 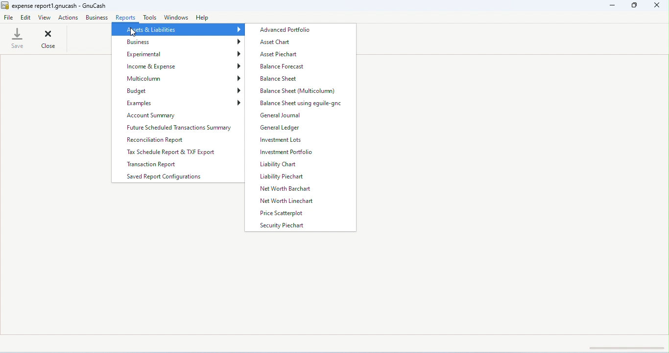 What do you see at coordinates (179, 79) in the screenshot?
I see `multicolumn` at bounding box center [179, 79].